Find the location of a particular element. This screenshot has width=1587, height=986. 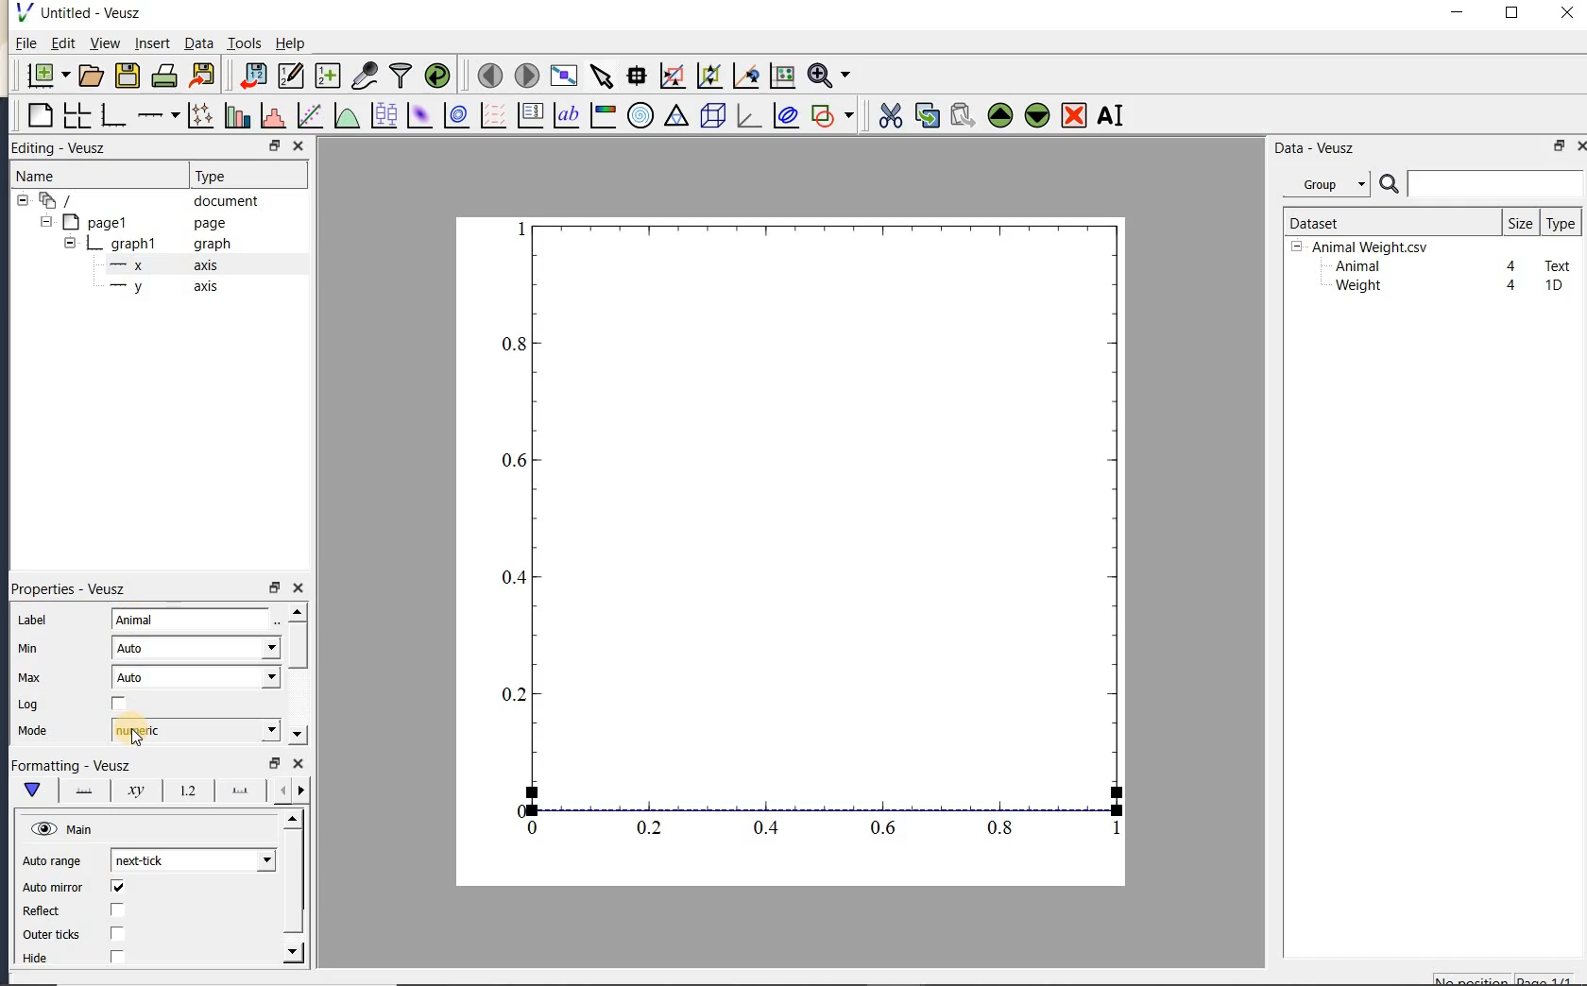

histogram of a dataset is located at coordinates (272, 115).